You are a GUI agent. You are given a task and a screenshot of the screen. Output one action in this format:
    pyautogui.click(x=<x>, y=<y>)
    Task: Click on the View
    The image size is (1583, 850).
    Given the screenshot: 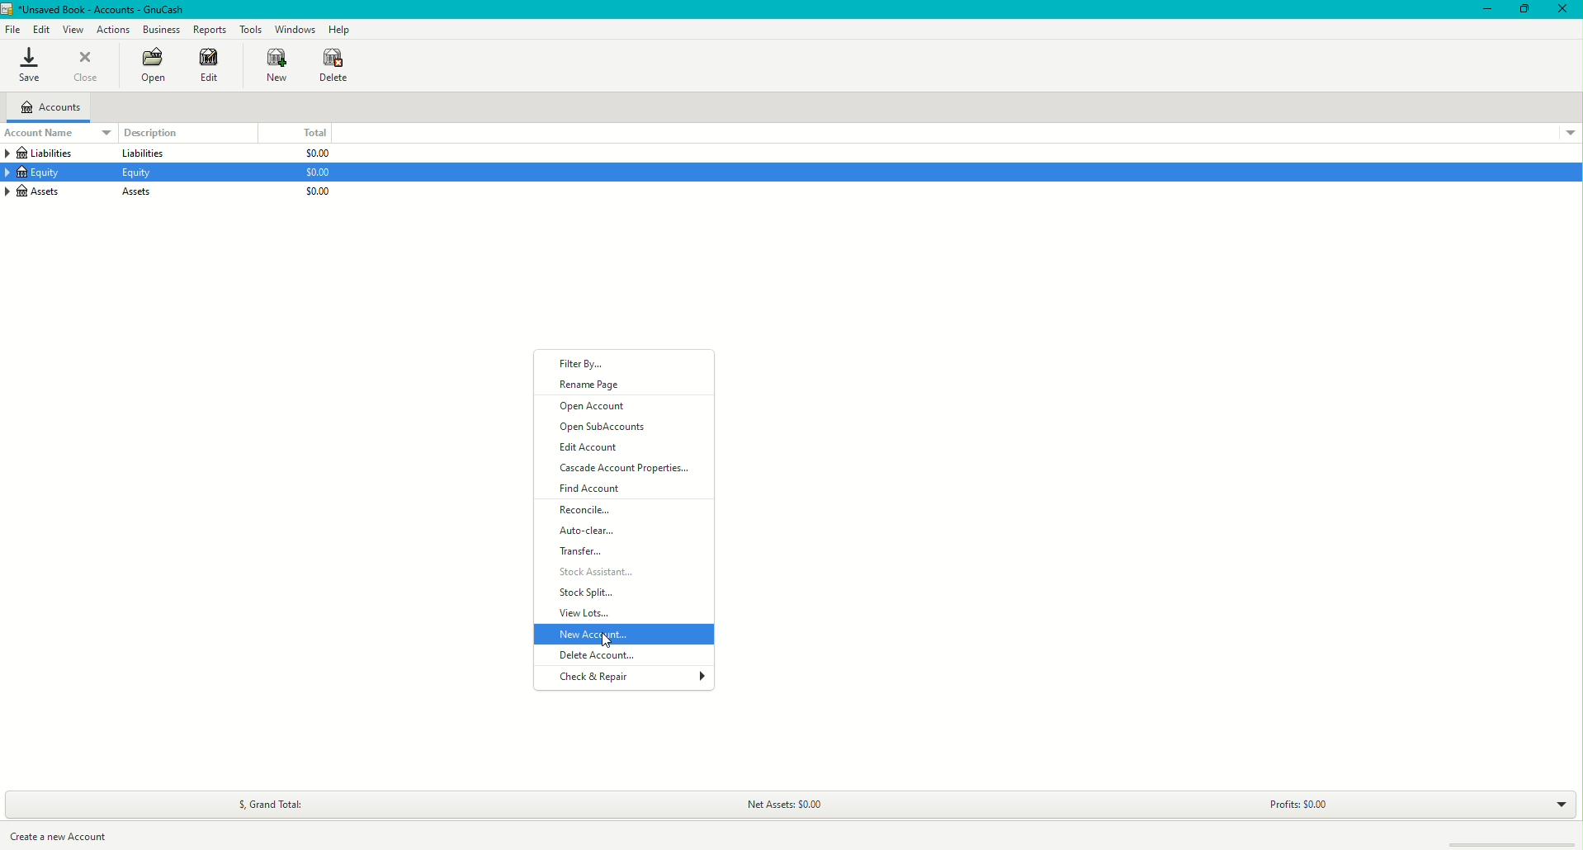 What is the action you would take?
    pyautogui.click(x=73, y=28)
    